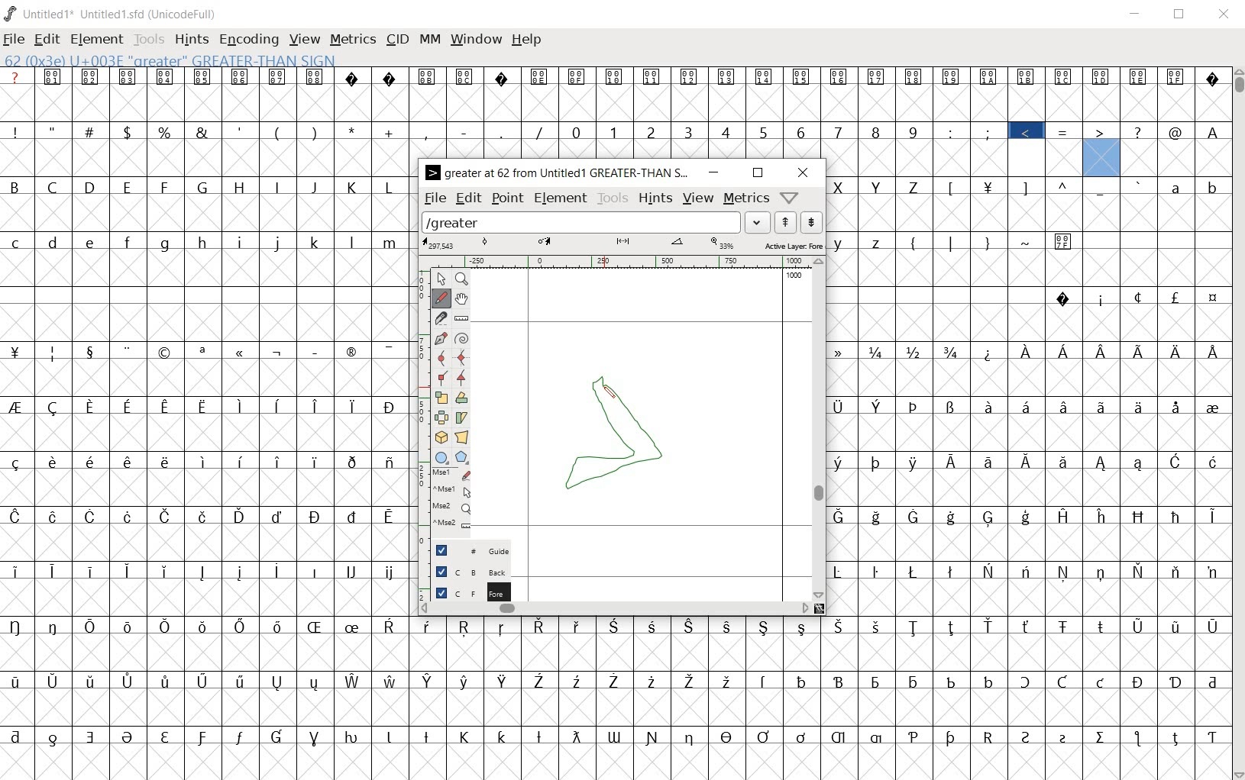  I want to click on view, so click(306, 40).